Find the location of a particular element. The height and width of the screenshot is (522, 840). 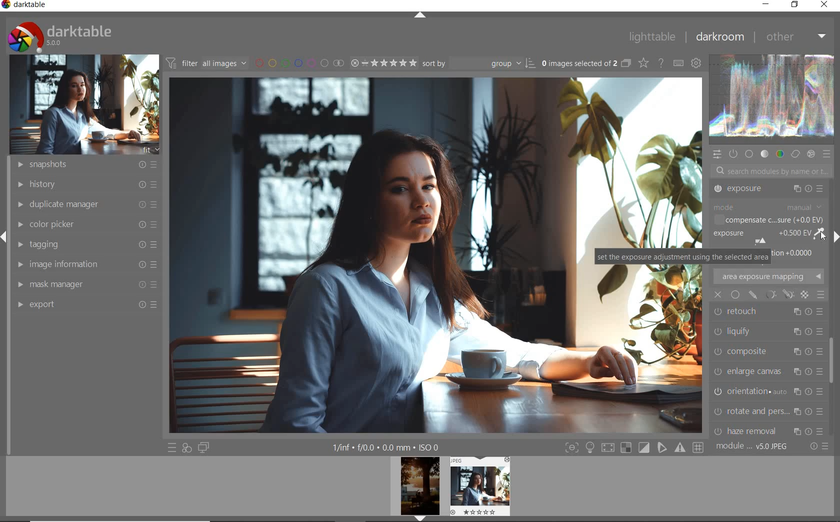

MINIMIZE is located at coordinates (764, 4).